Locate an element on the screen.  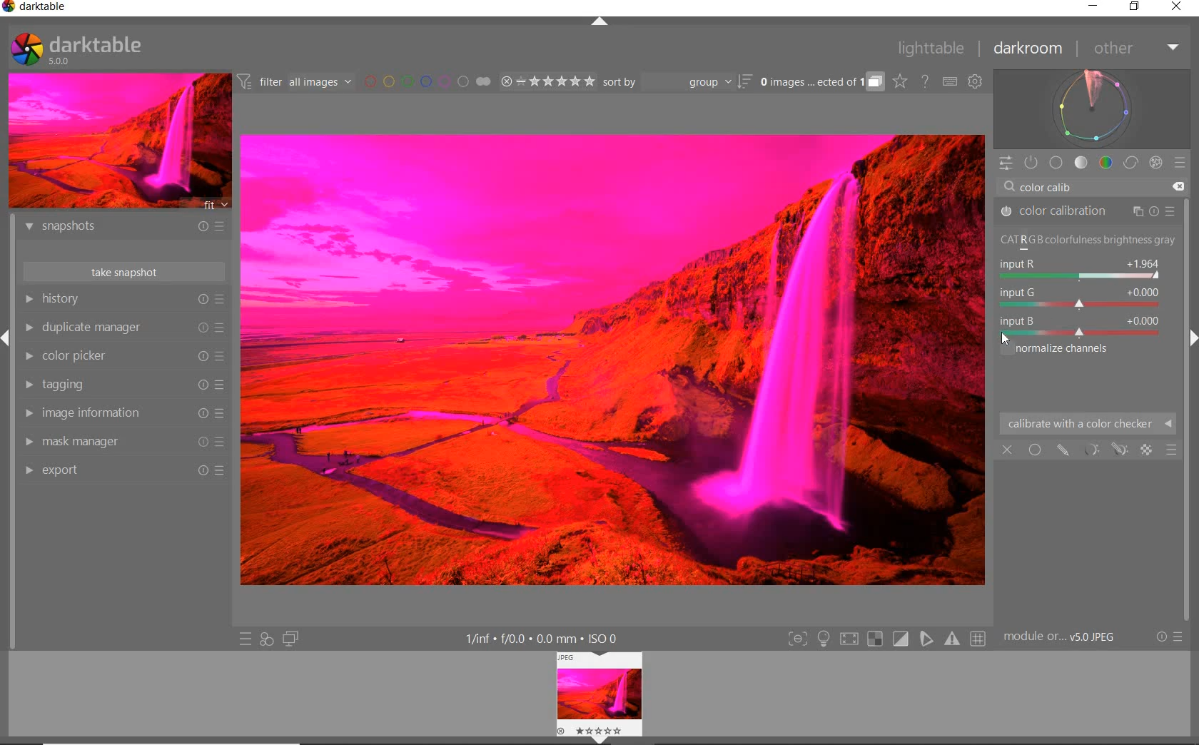
FILTER BY IMAGE COLOR LABEL is located at coordinates (428, 82).